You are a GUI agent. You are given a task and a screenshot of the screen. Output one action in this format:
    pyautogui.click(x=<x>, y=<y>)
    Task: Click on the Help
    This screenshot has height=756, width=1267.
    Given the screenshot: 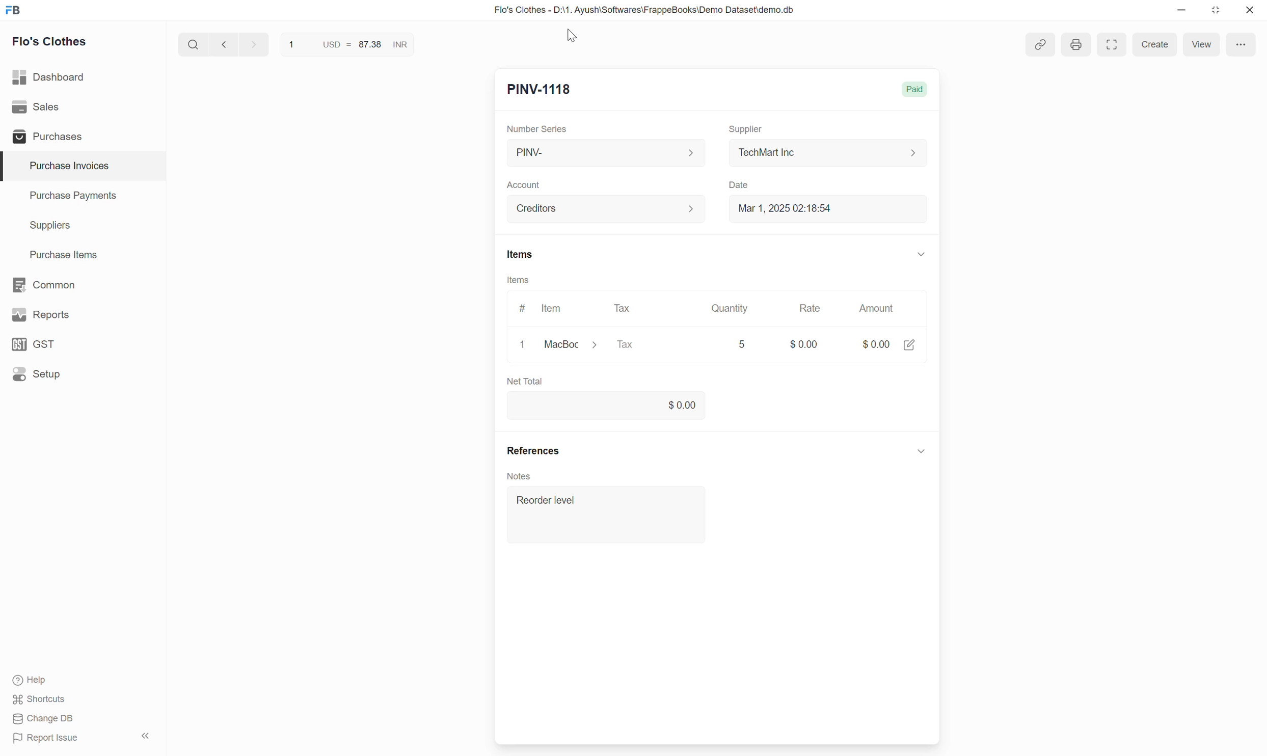 What is the action you would take?
    pyautogui.click(x=35, y=680)
    